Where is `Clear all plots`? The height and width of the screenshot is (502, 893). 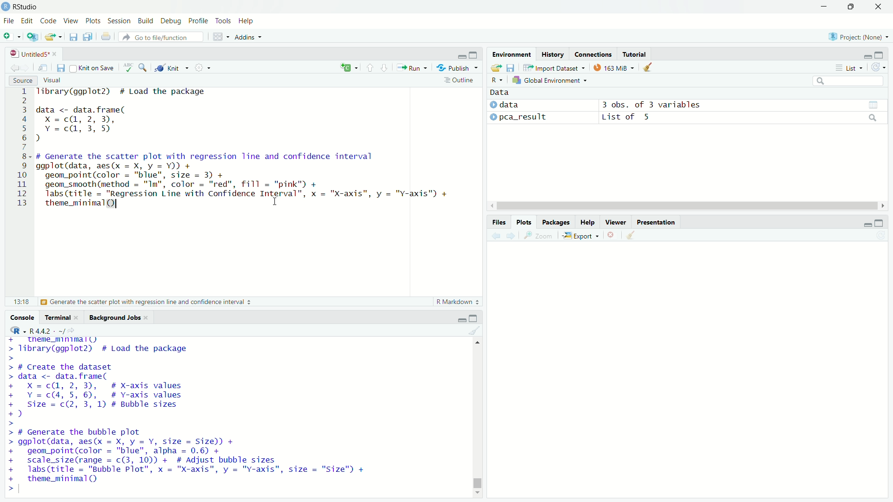 Clear all plots is located at coordinates (630, 235).